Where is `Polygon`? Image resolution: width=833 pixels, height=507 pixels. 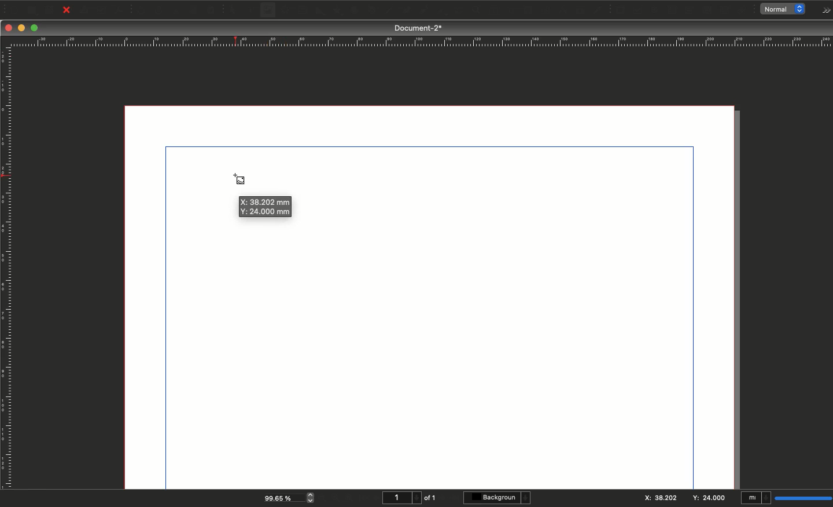 Polygon is located at coordinates (337, 11).